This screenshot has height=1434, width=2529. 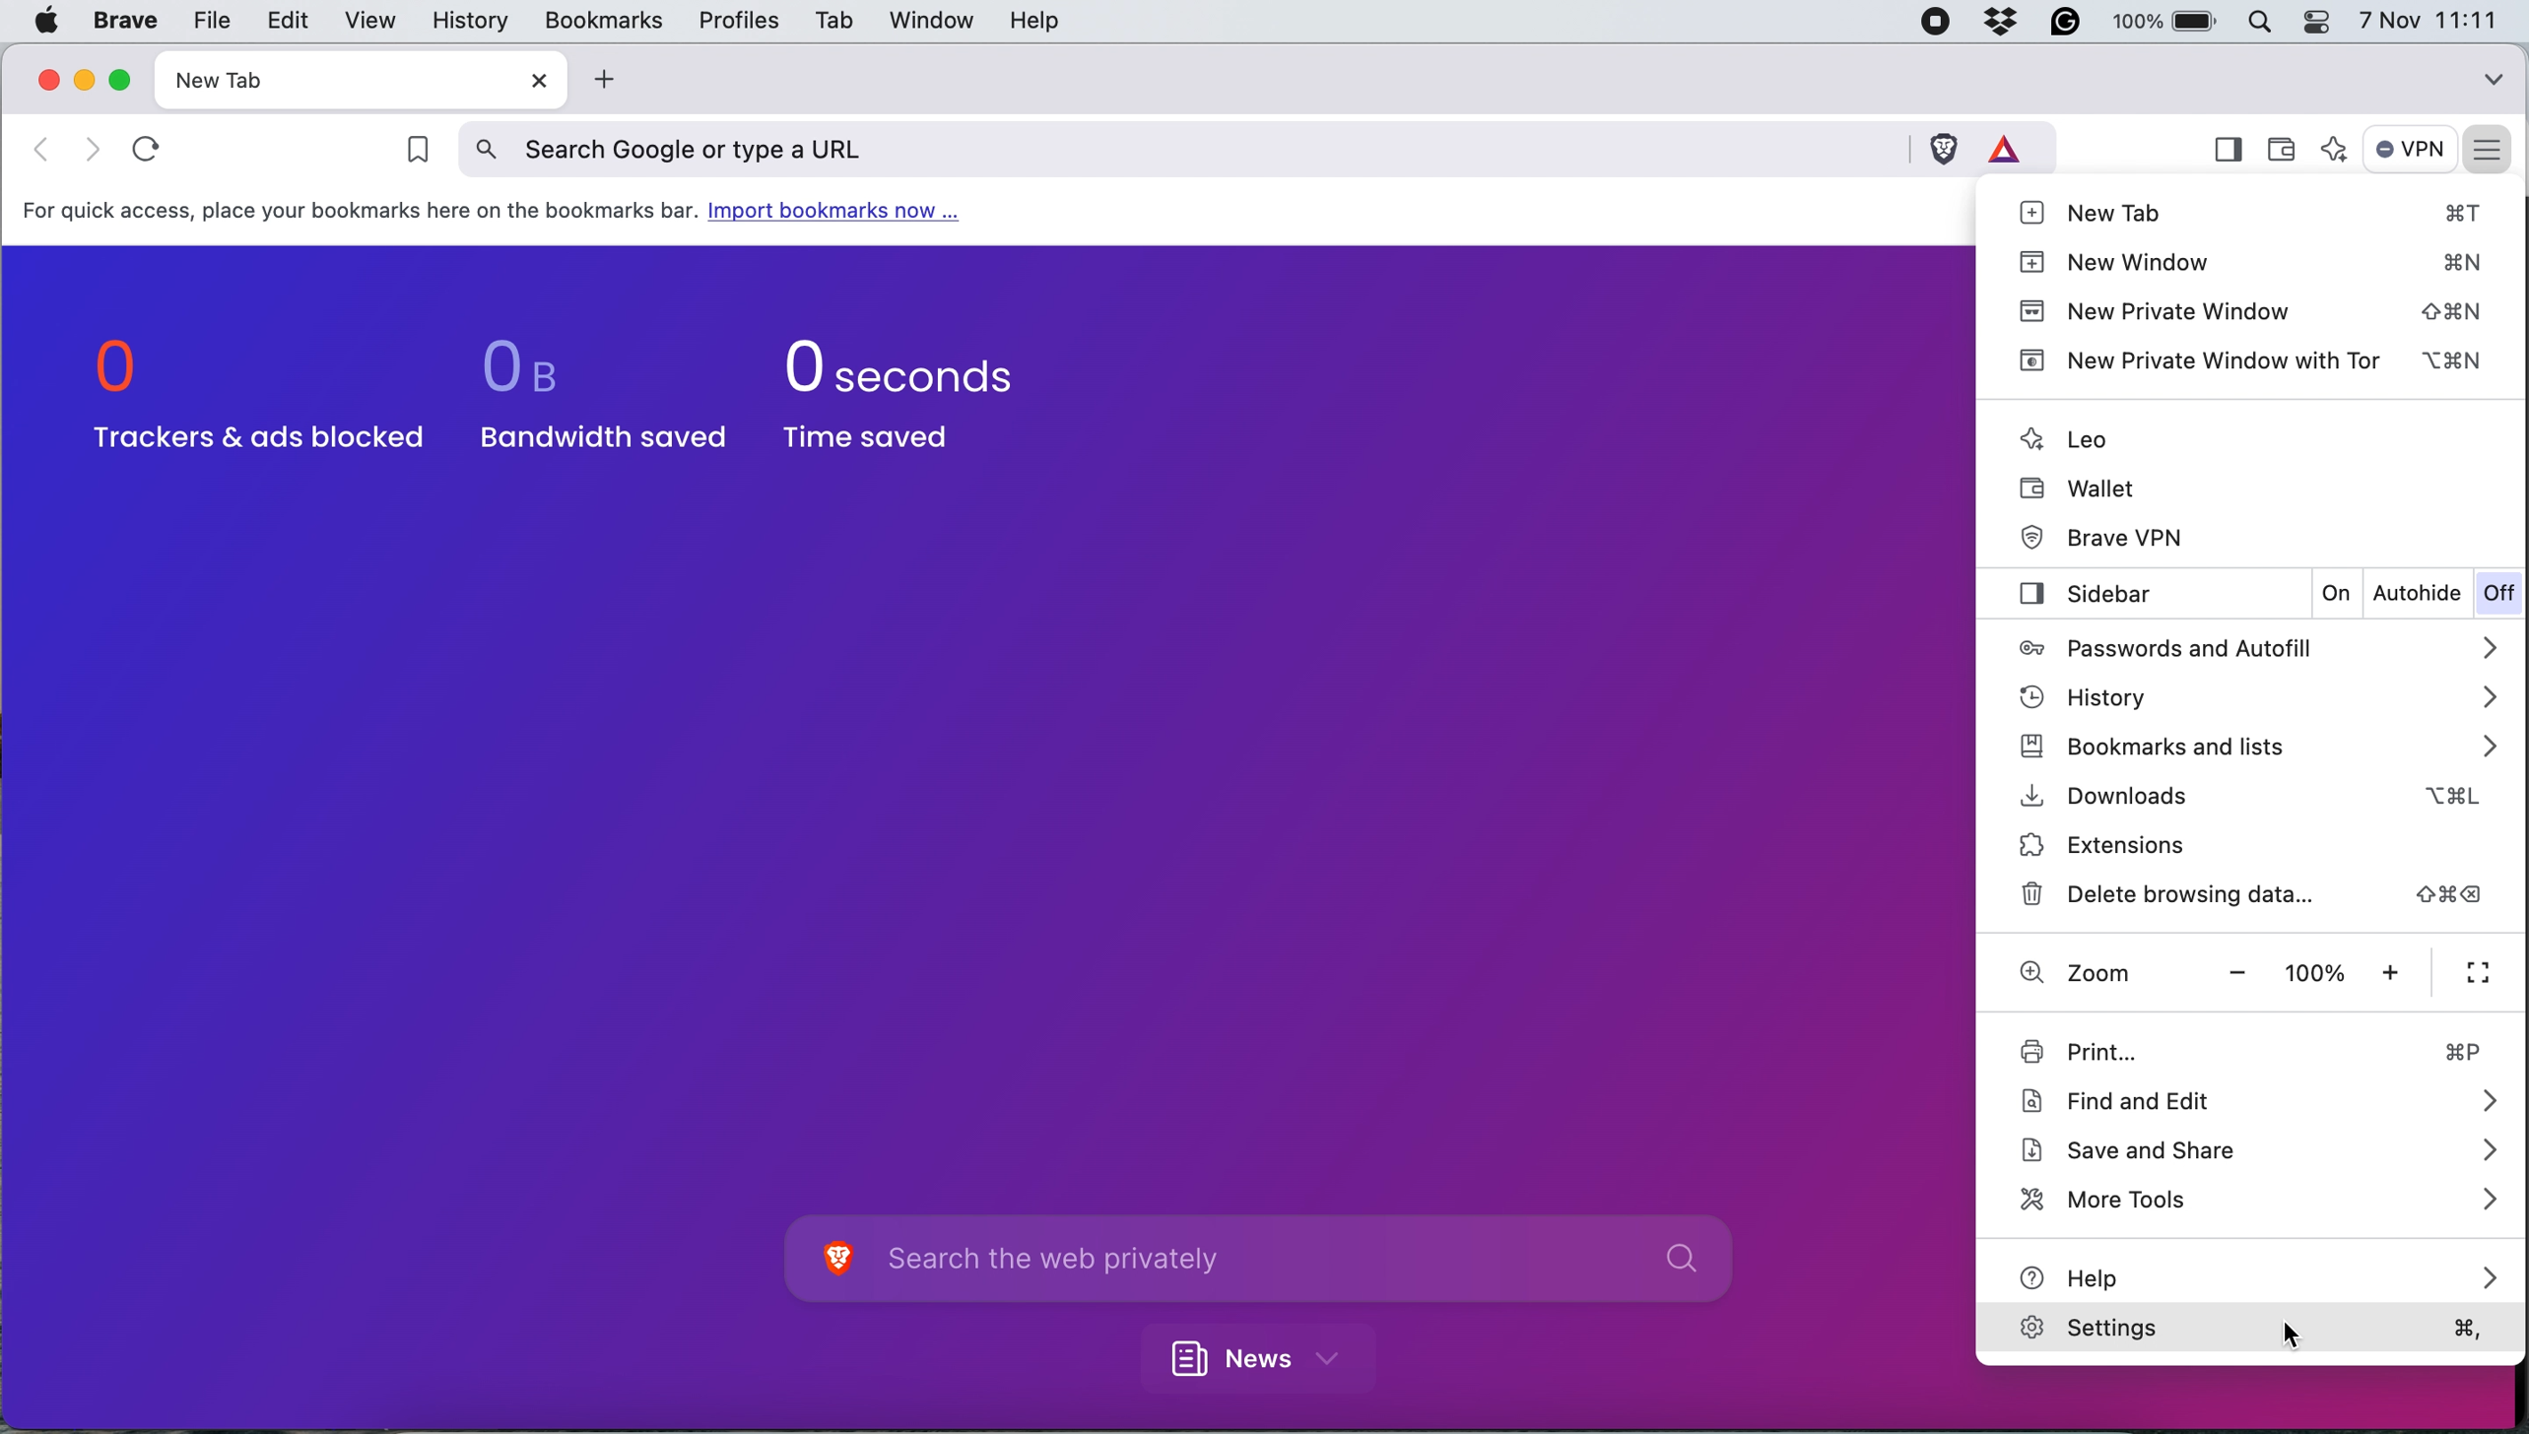 I want to click on new tab, so click(x=323, y=80).